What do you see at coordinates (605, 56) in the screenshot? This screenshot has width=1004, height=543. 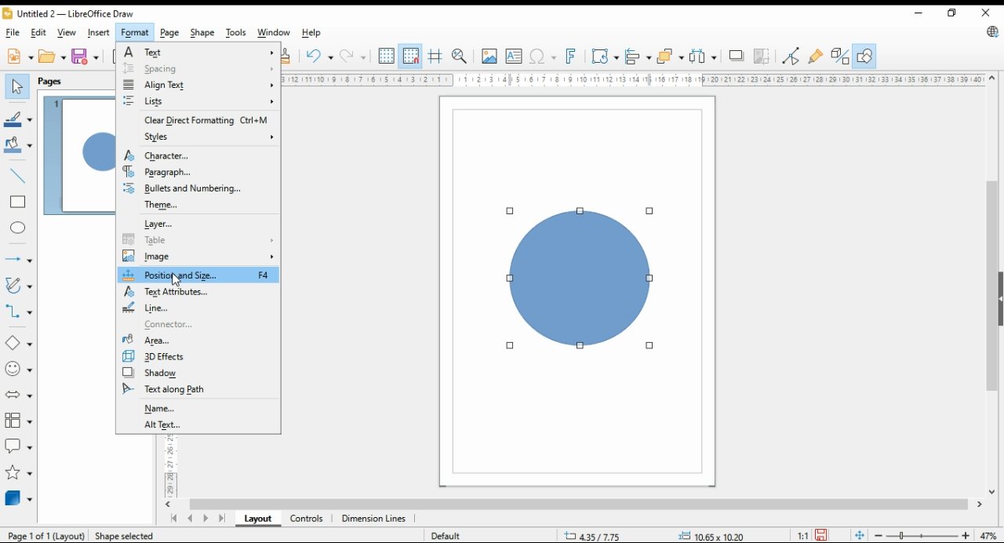 I see `transformations` at bounding box center [605, 56].